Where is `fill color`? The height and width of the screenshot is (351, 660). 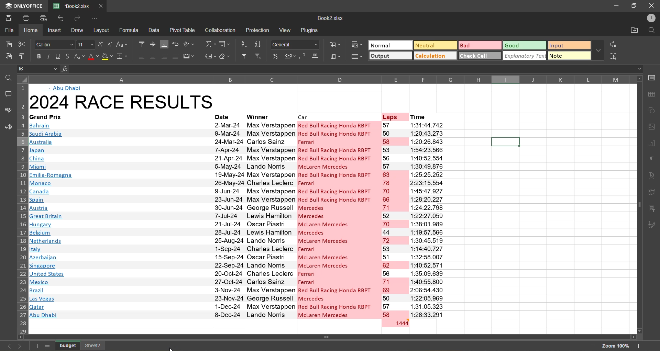 fill color is located at coordinates (107, 57).